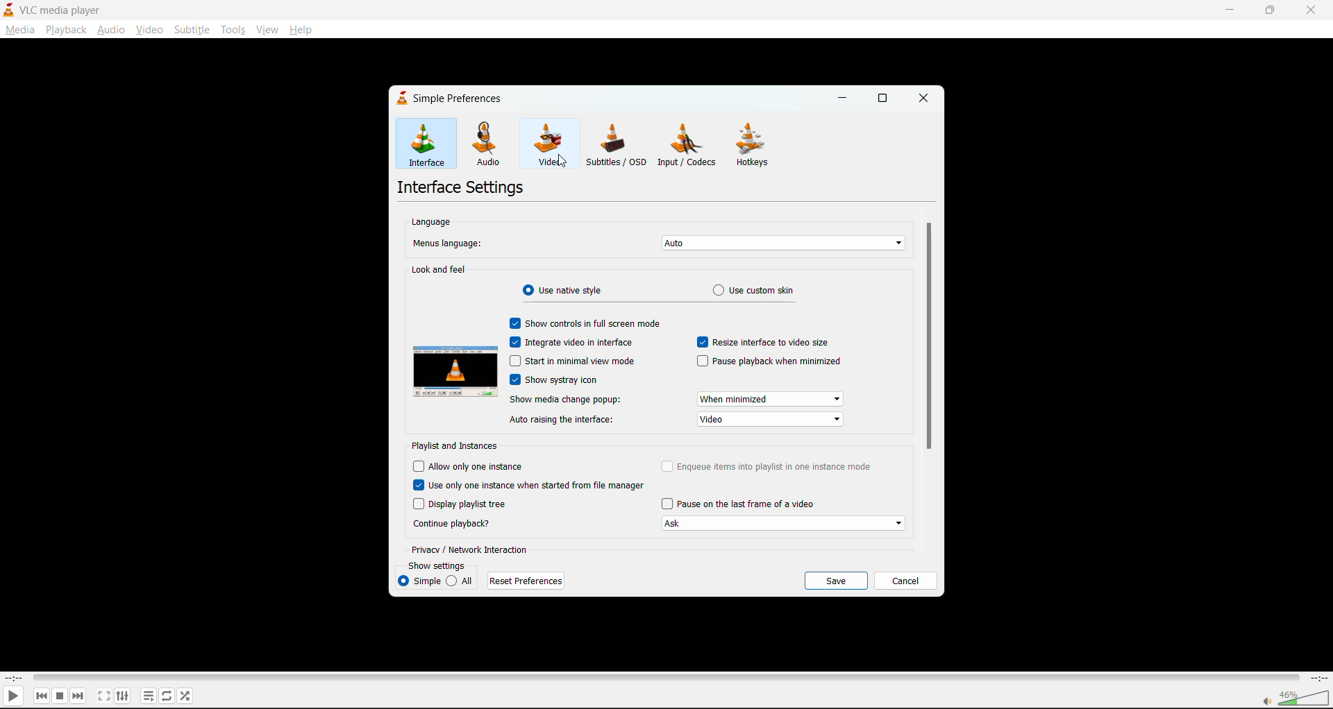 This screenshot has height=709, width=1333. Describe the element at coordinates (529, 486) in the screenshot. I see `use only one instance` at that location.